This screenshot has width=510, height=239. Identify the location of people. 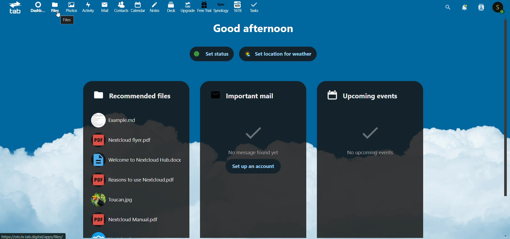
(482, 7).